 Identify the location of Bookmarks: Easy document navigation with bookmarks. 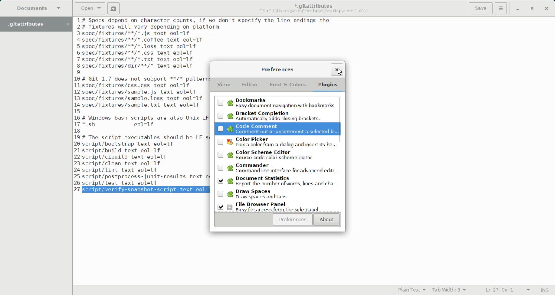
(275, 102).